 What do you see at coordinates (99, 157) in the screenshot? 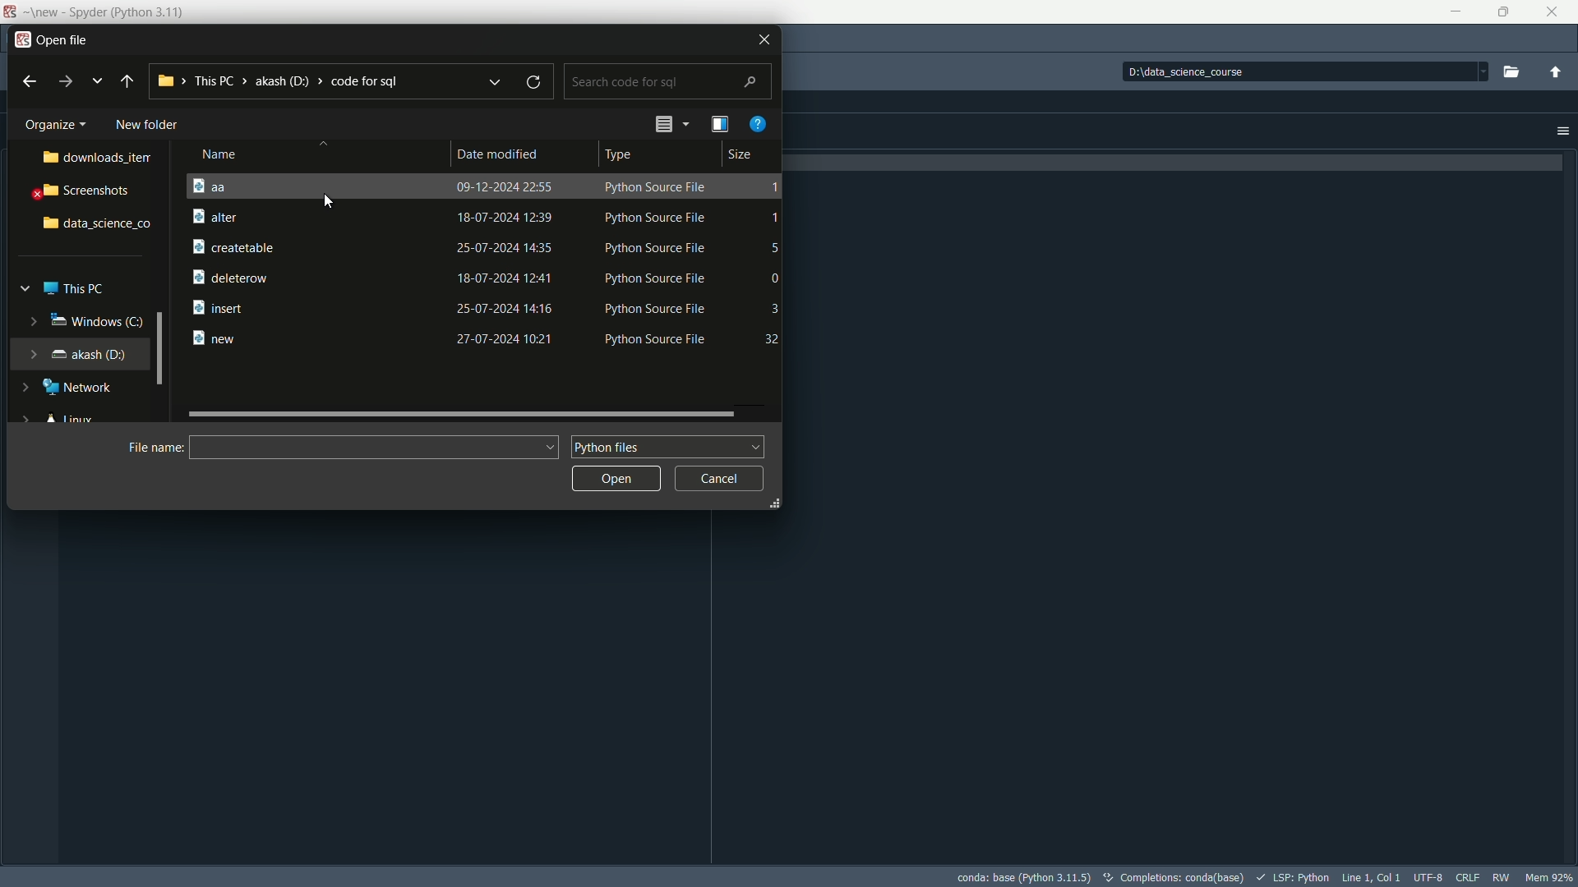
I see `download items` at bounding box center [99, 157].